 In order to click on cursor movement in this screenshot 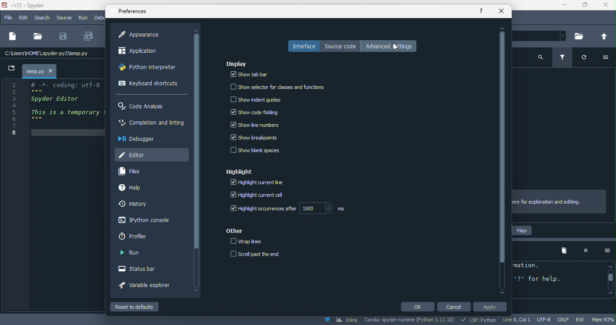, I will do `click(397, 48)`.